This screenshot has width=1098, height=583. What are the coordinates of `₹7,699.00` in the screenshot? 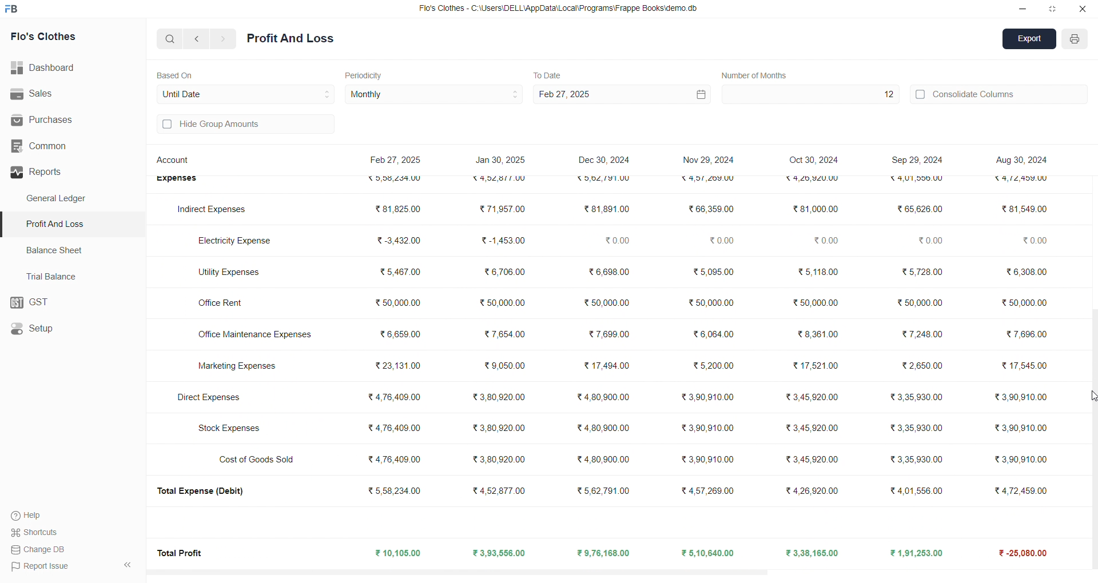 It's located at (607, 334).